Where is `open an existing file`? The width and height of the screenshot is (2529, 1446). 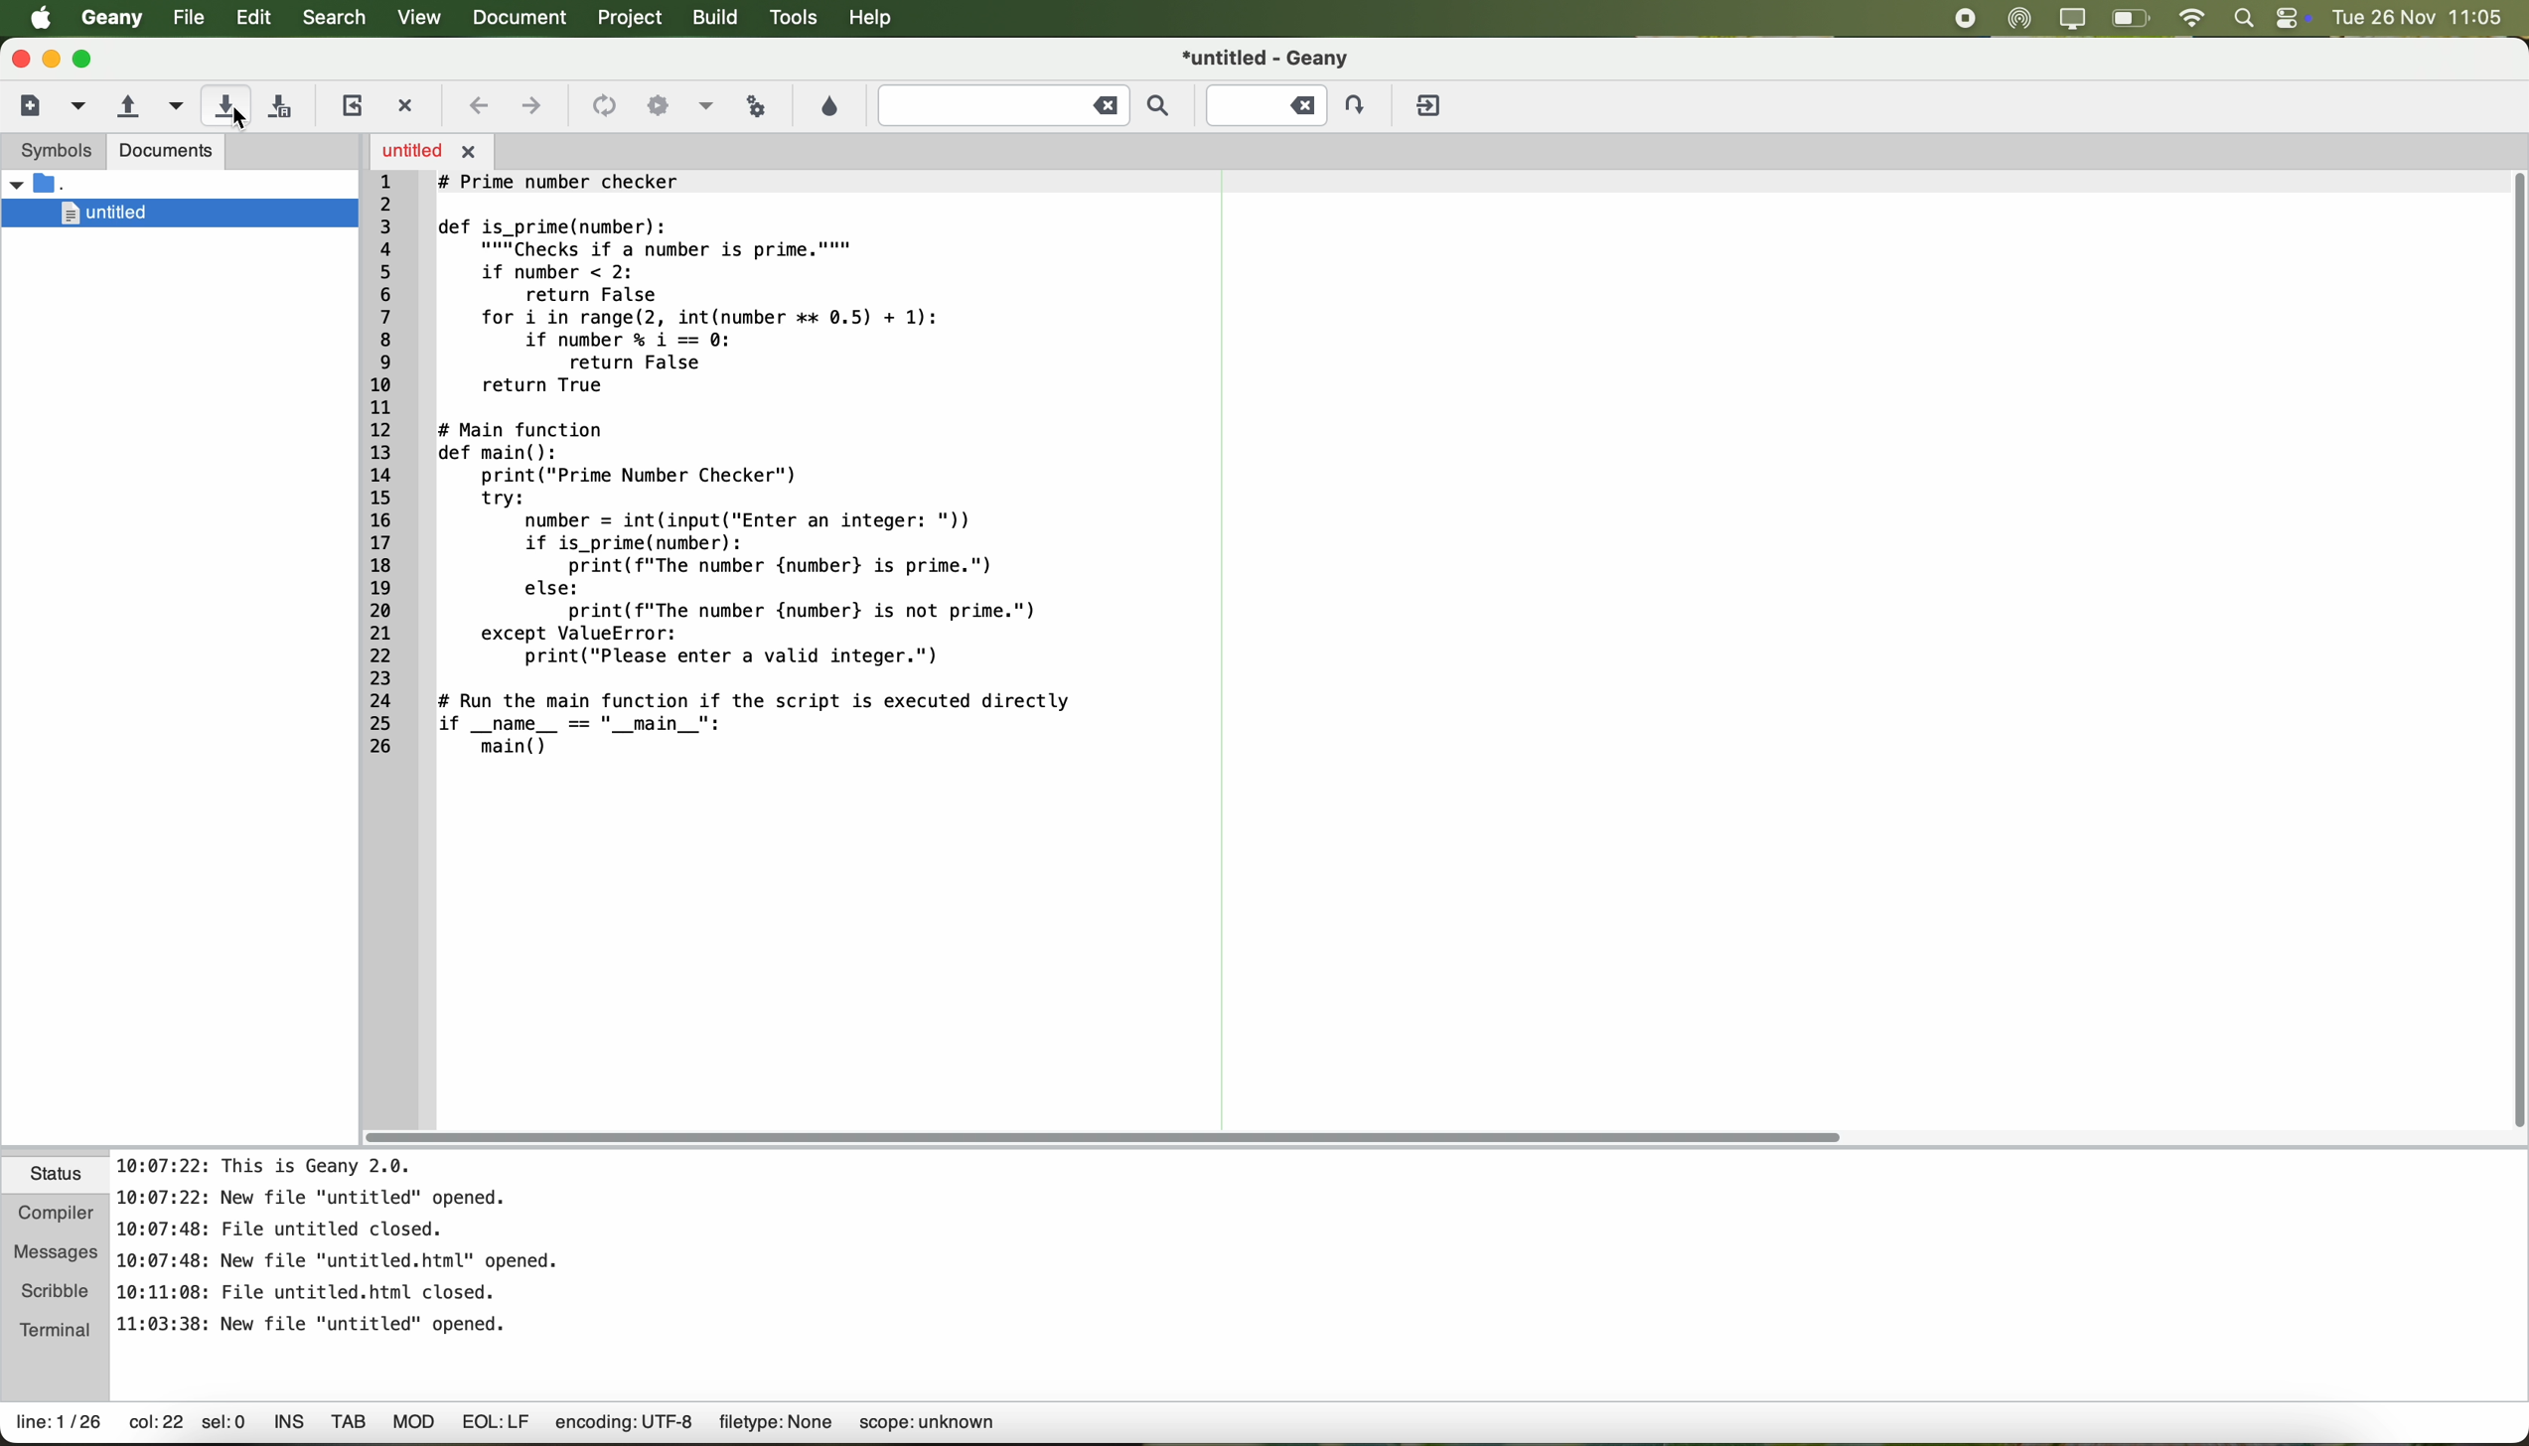
open an existing file is located at coordinates (126, 106).